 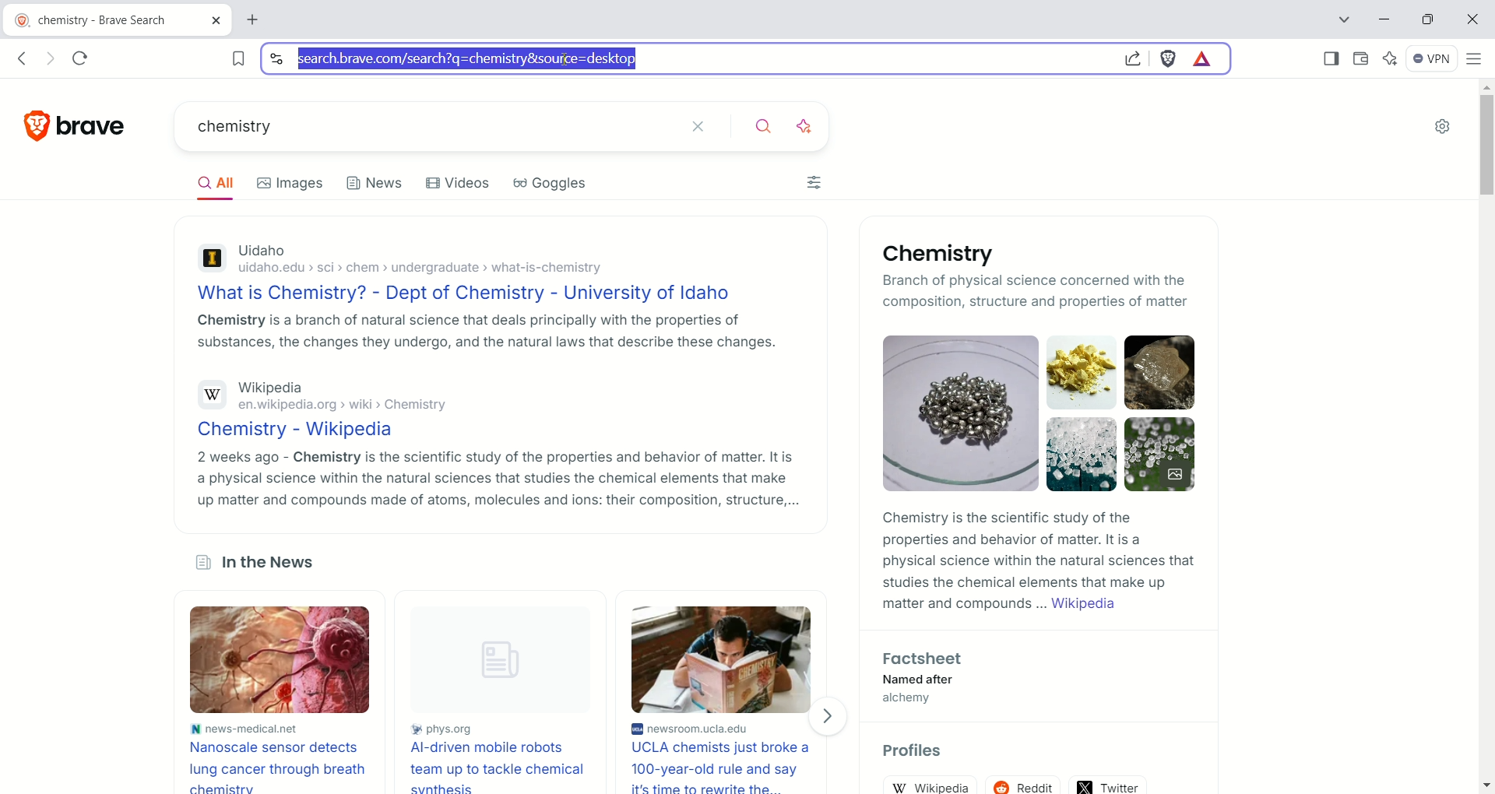 I want to click on search, so click(x=428, y=128).